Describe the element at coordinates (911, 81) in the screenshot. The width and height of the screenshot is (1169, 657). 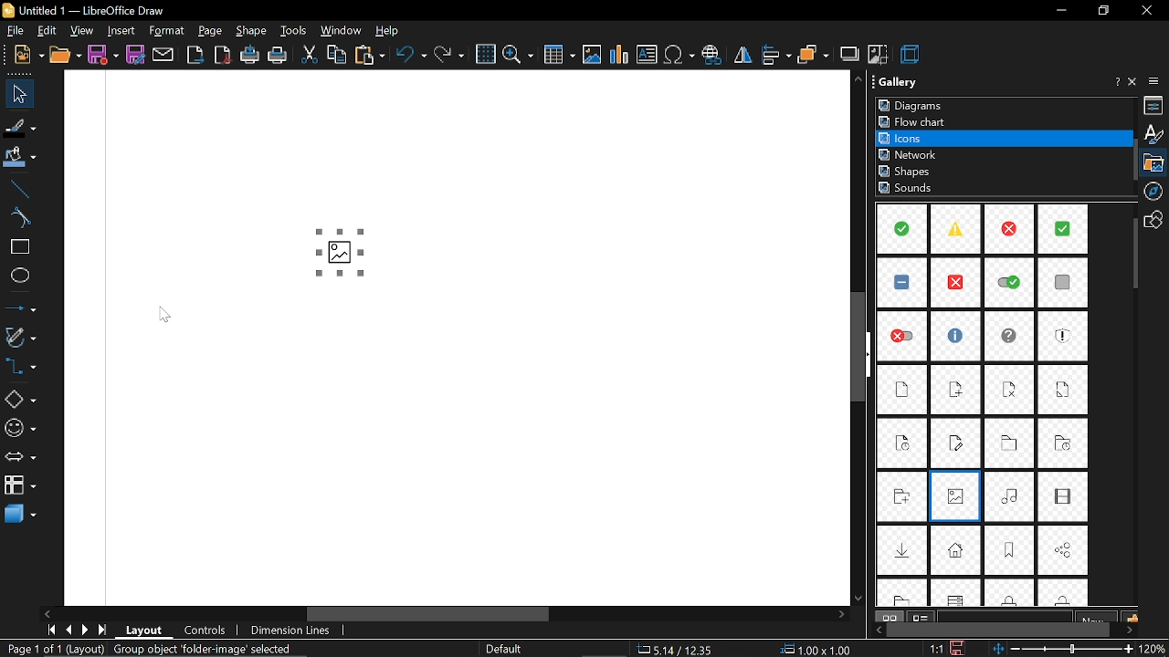
I see `Gallery` at that location.